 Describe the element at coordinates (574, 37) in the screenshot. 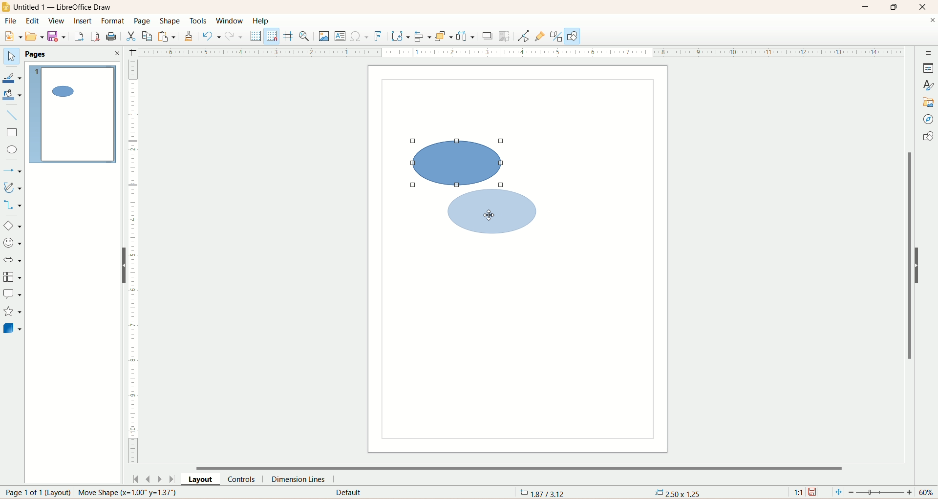

I see `draw function` at that location.